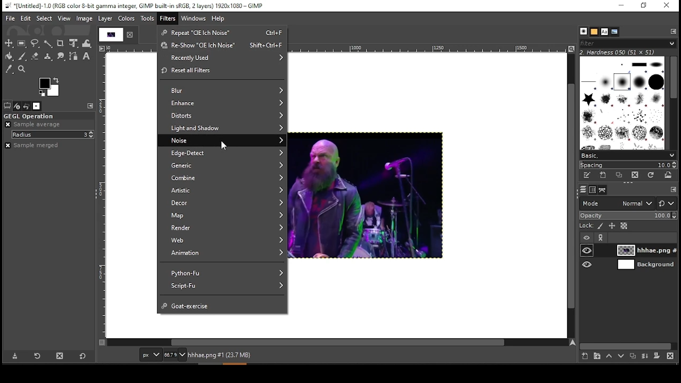 Image resolution: width=681 pixels, height=383 pixels. Describe the element at coordinates (603, 189) in the screenshot. I see `paths` at that location.